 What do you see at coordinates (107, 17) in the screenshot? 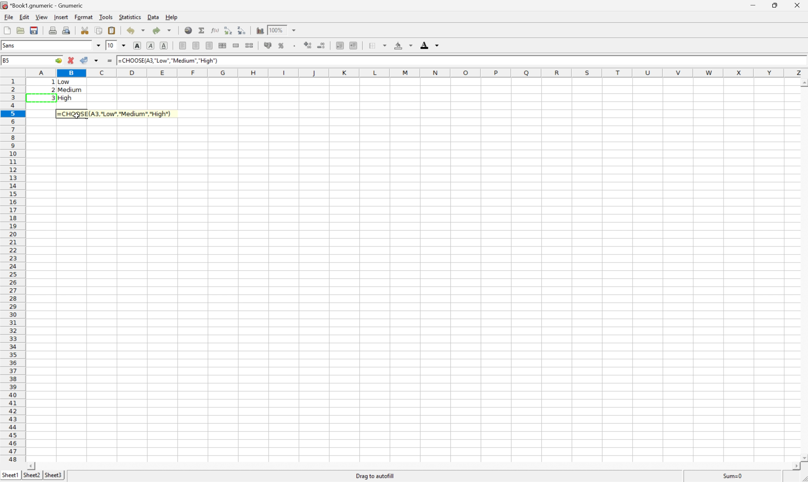
I see `Tools` at bounding box center [107, 17].